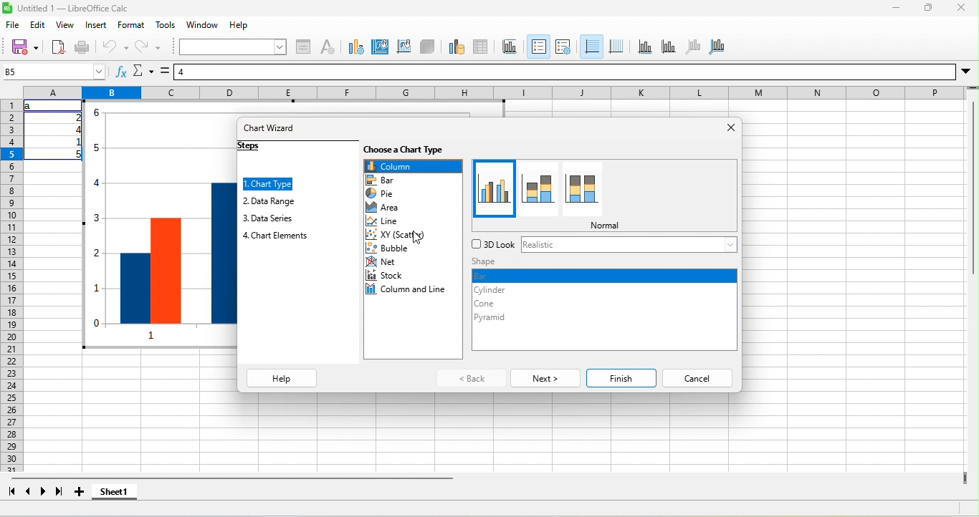 This screenshot has height=517, width=979. Describe the element at coordinates (605, 225) in the screenshot. I see `normal` at that location.